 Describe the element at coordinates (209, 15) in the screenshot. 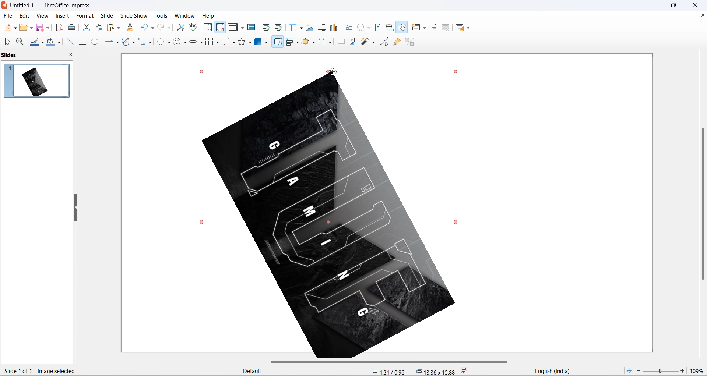

I see `help` at that location.